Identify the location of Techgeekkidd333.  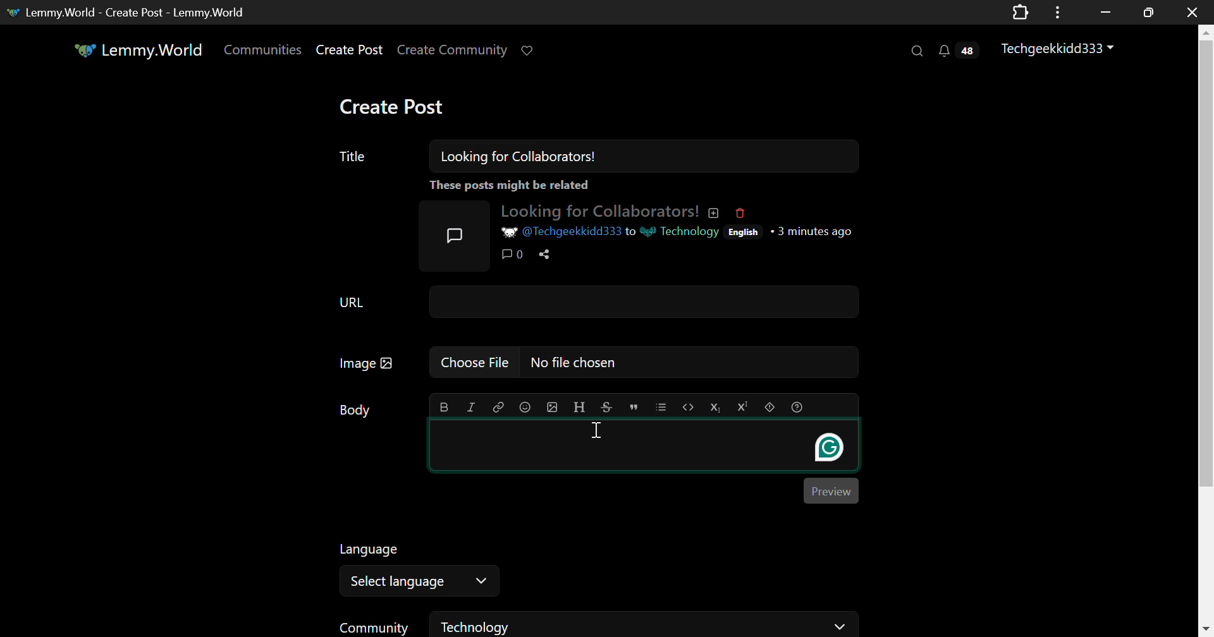
(1059, 49).